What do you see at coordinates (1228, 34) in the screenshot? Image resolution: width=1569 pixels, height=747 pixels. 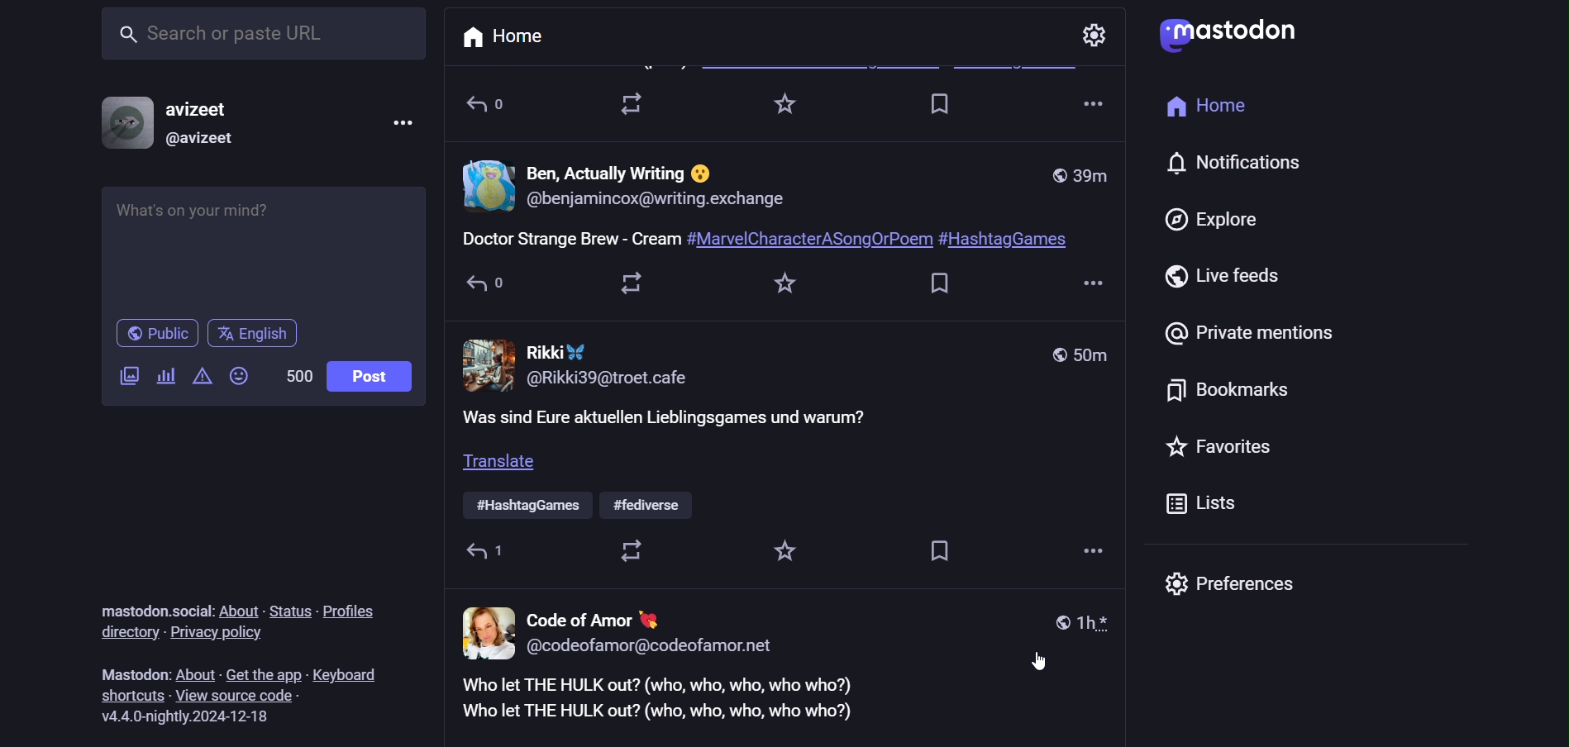 I see `logo` at bounding box center [1228, 34].